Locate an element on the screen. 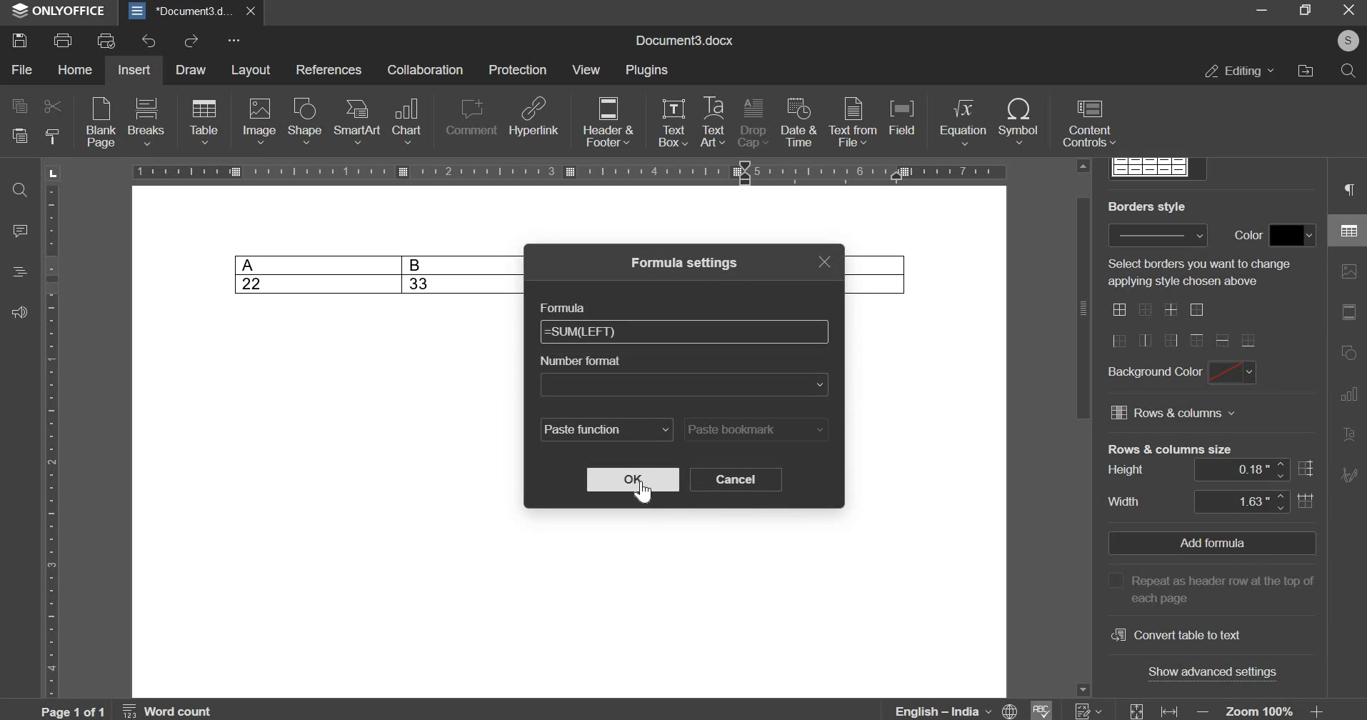  Repeat as header row at the top of each page is located at coordinates (1208, 588).